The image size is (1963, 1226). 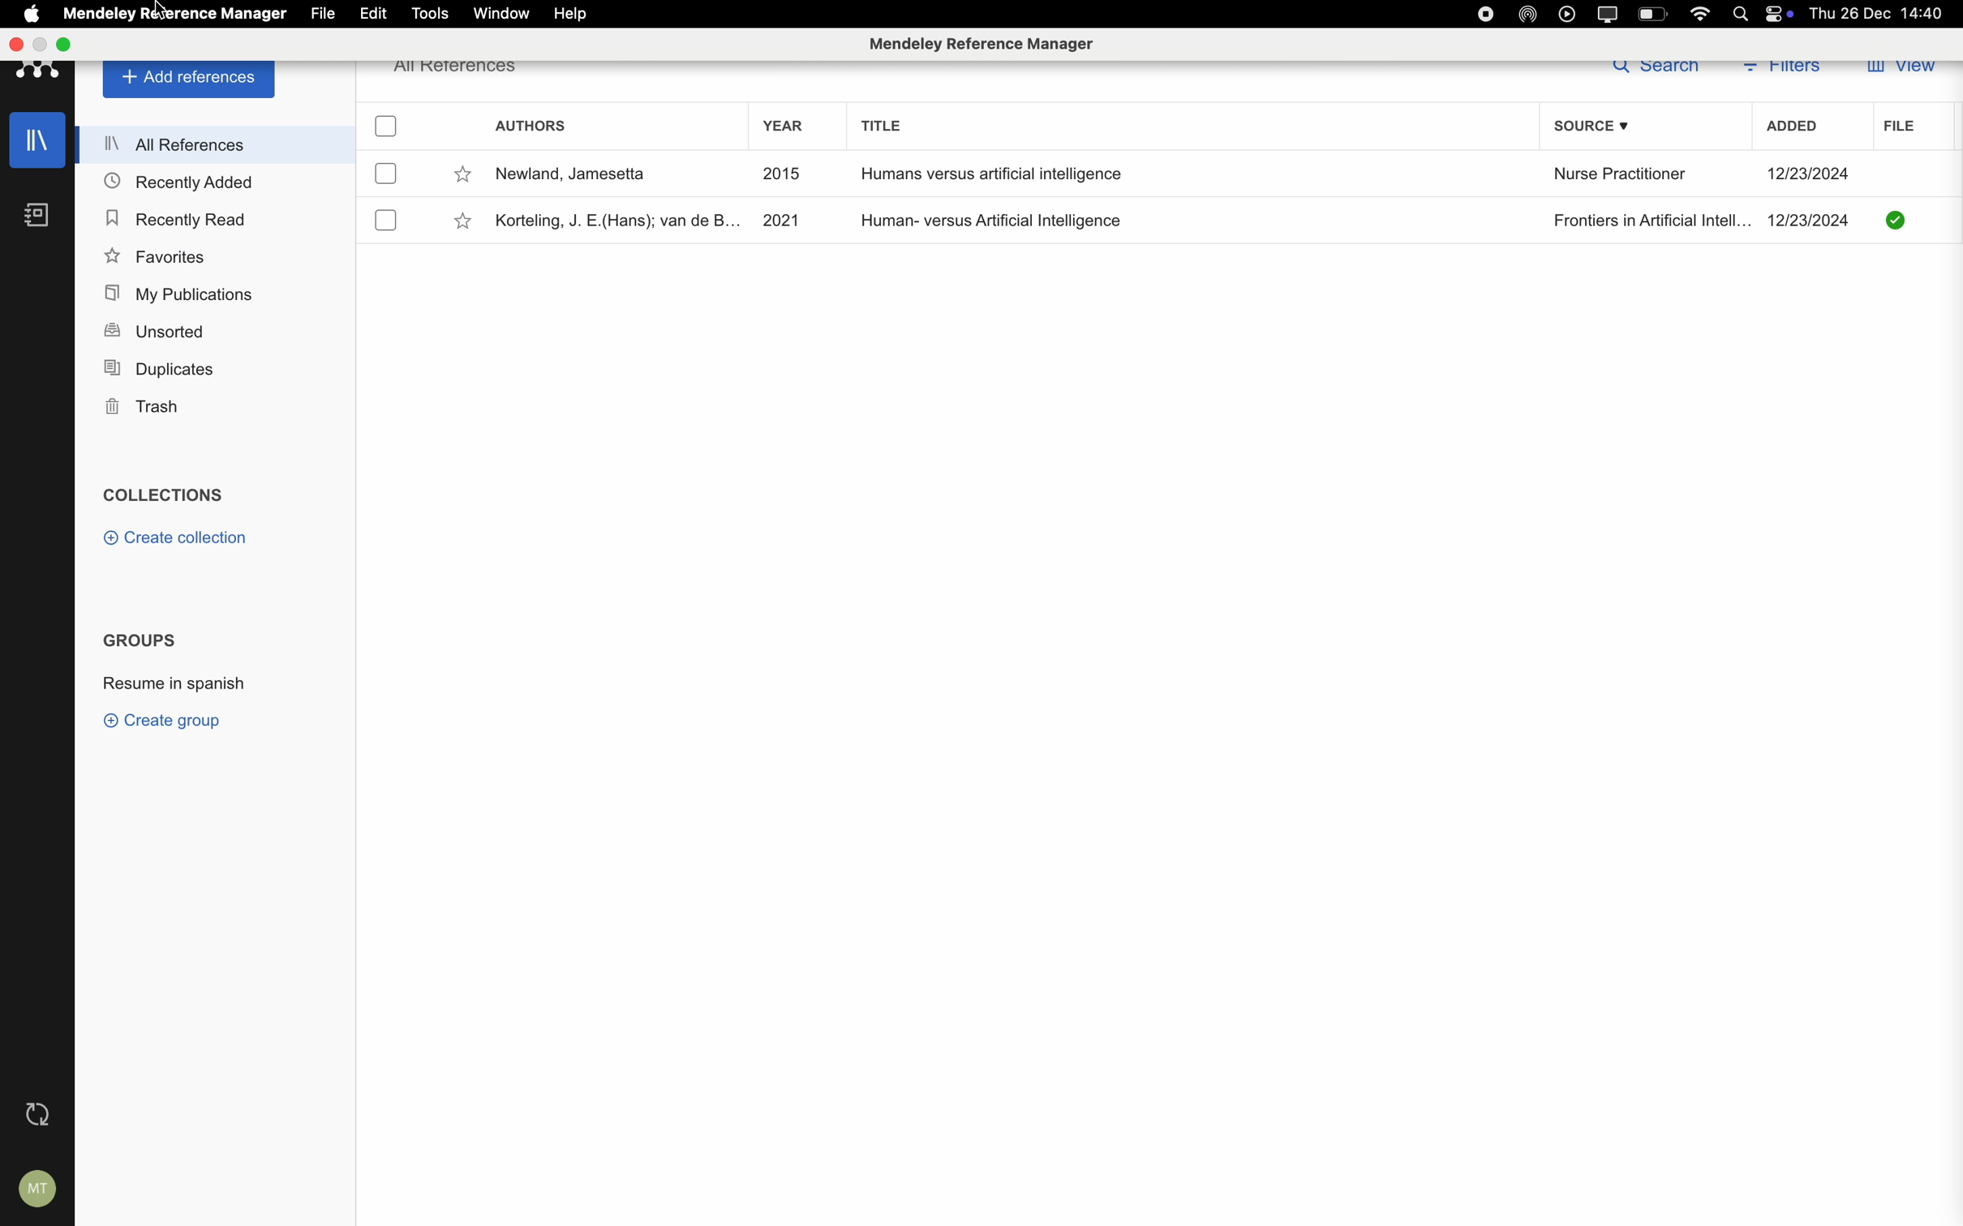 What do you see at coordinates (168, 494) in the screenshot?
I see `collections` at bounding box center [168, 494].